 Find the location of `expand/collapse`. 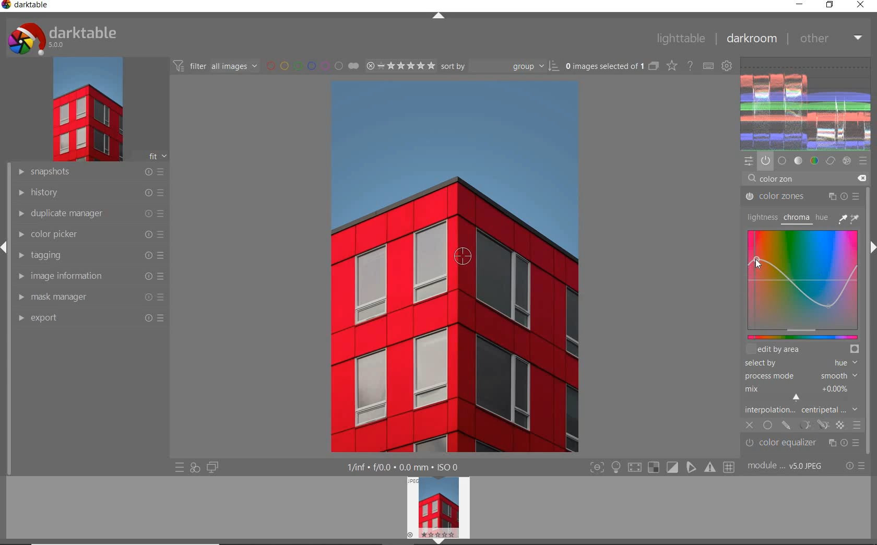

expand/collapse is located at coordinates (5, 248).